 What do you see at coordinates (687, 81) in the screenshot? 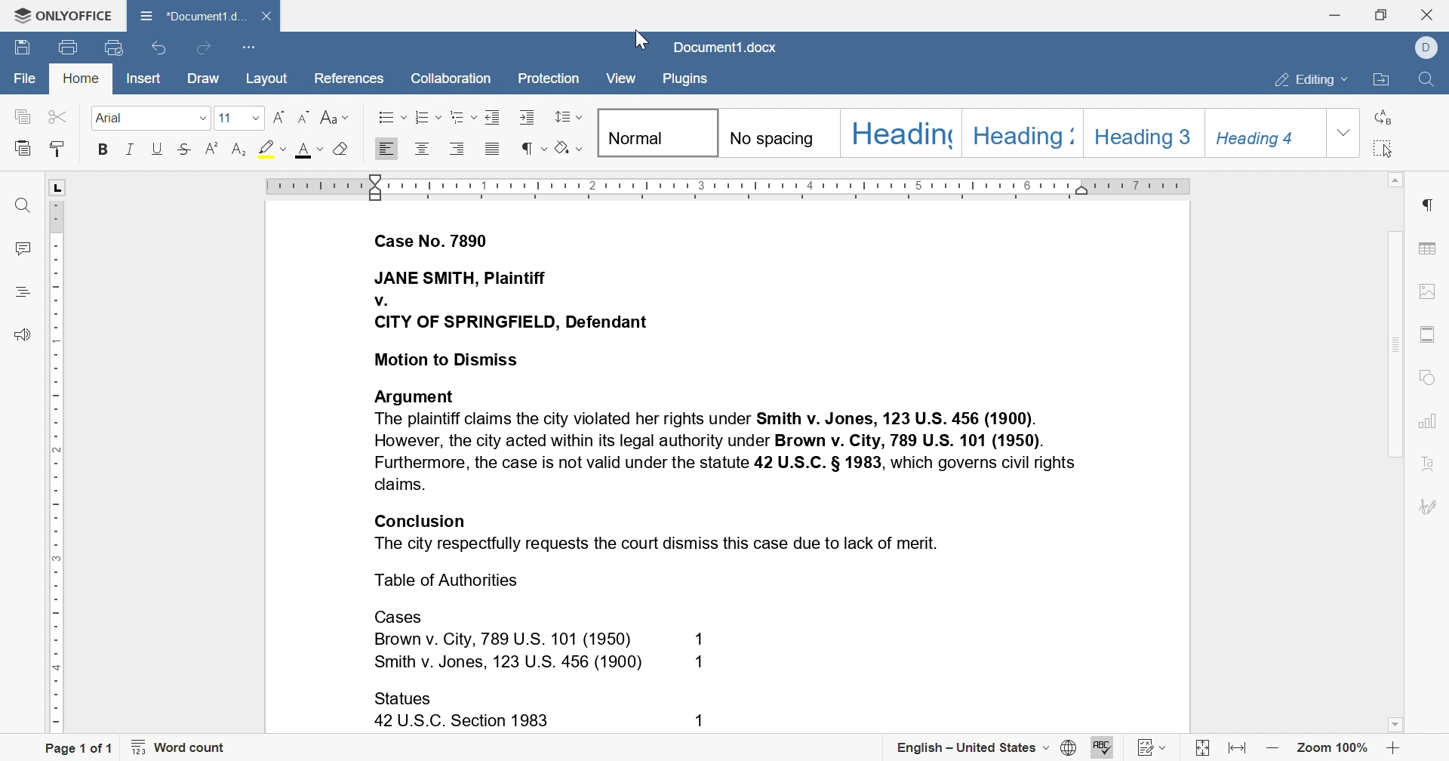
I see `plugins` at bounding box center [687, 81].